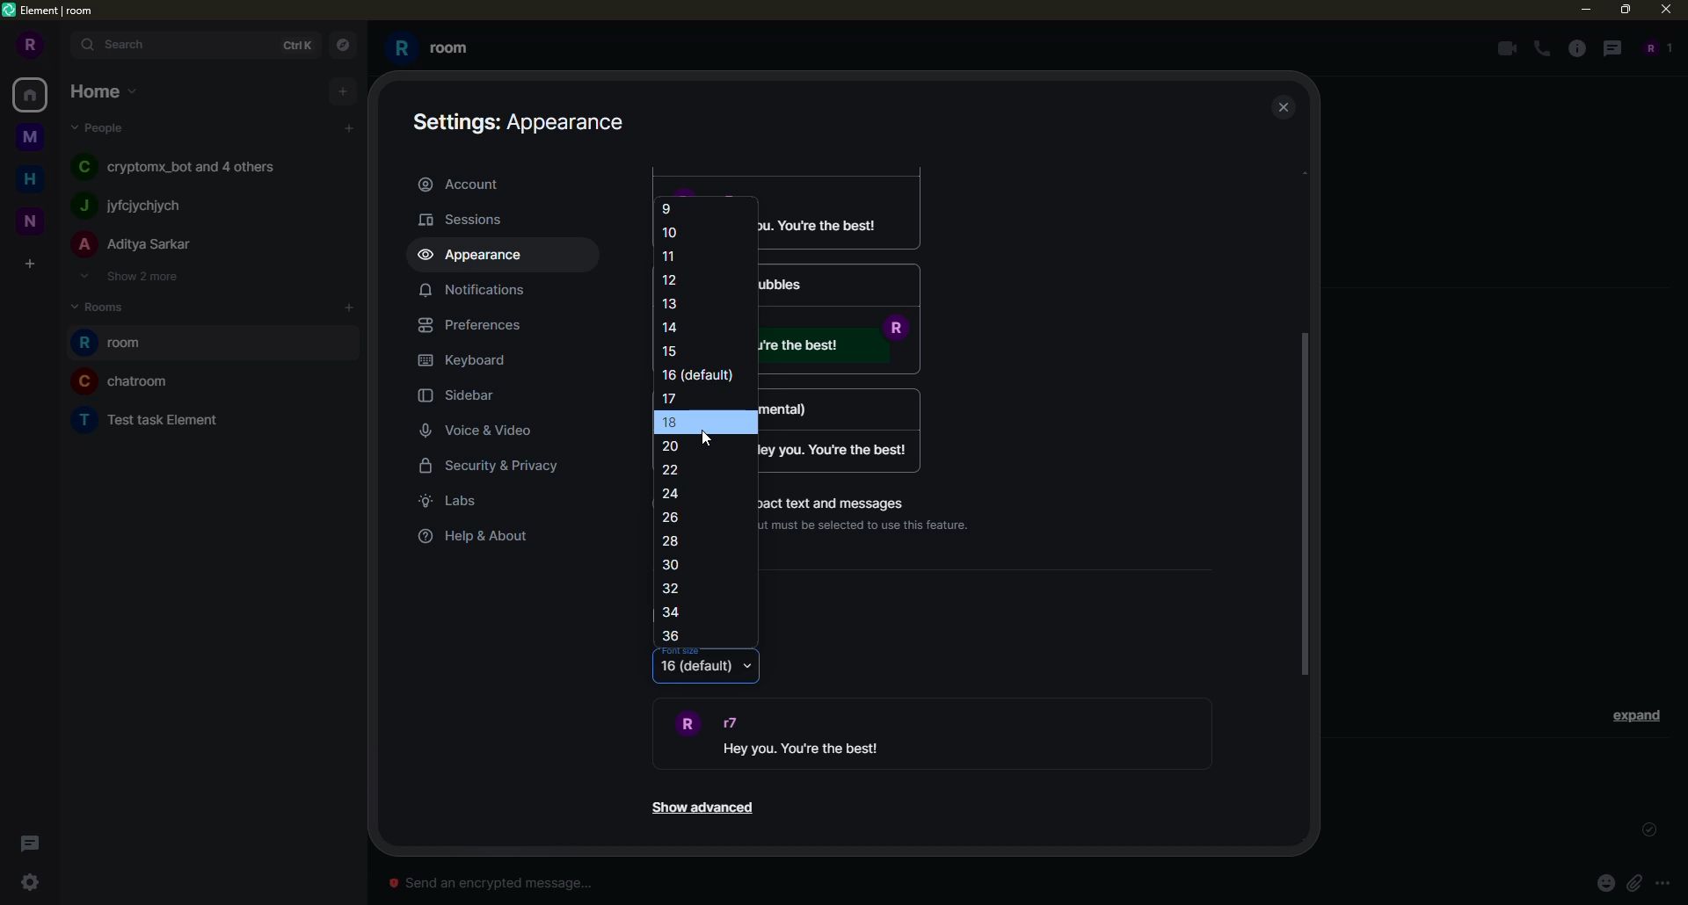  I want to click on people, so click(135, 206).